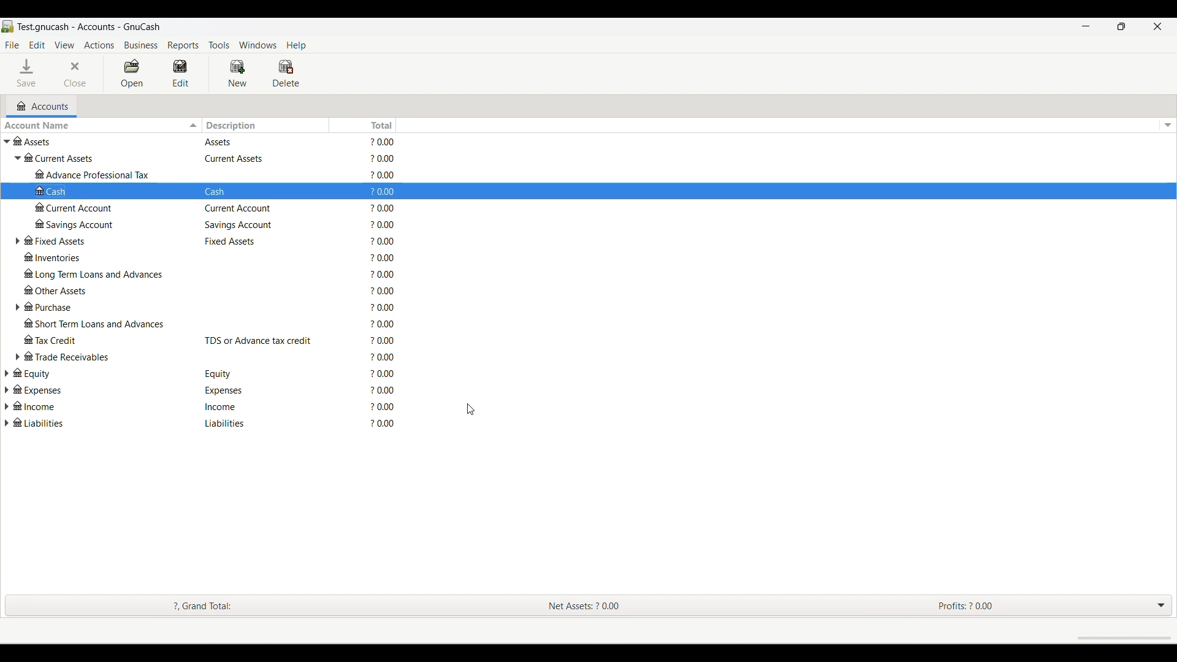  What do you see at coordinates (110, 207) in the screenshot?
I see `Current account` at bounding box center [110, 207].